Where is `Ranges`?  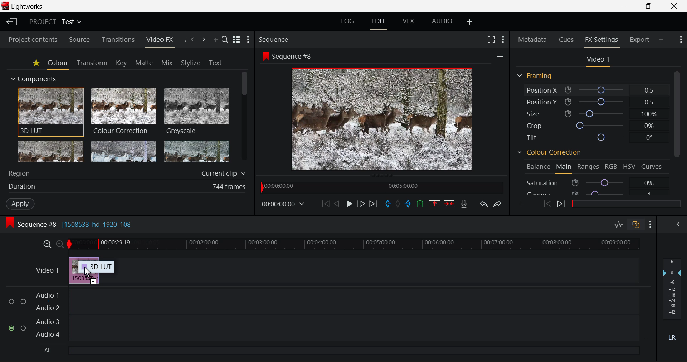 Ranges is located at coordinates (588, 166).